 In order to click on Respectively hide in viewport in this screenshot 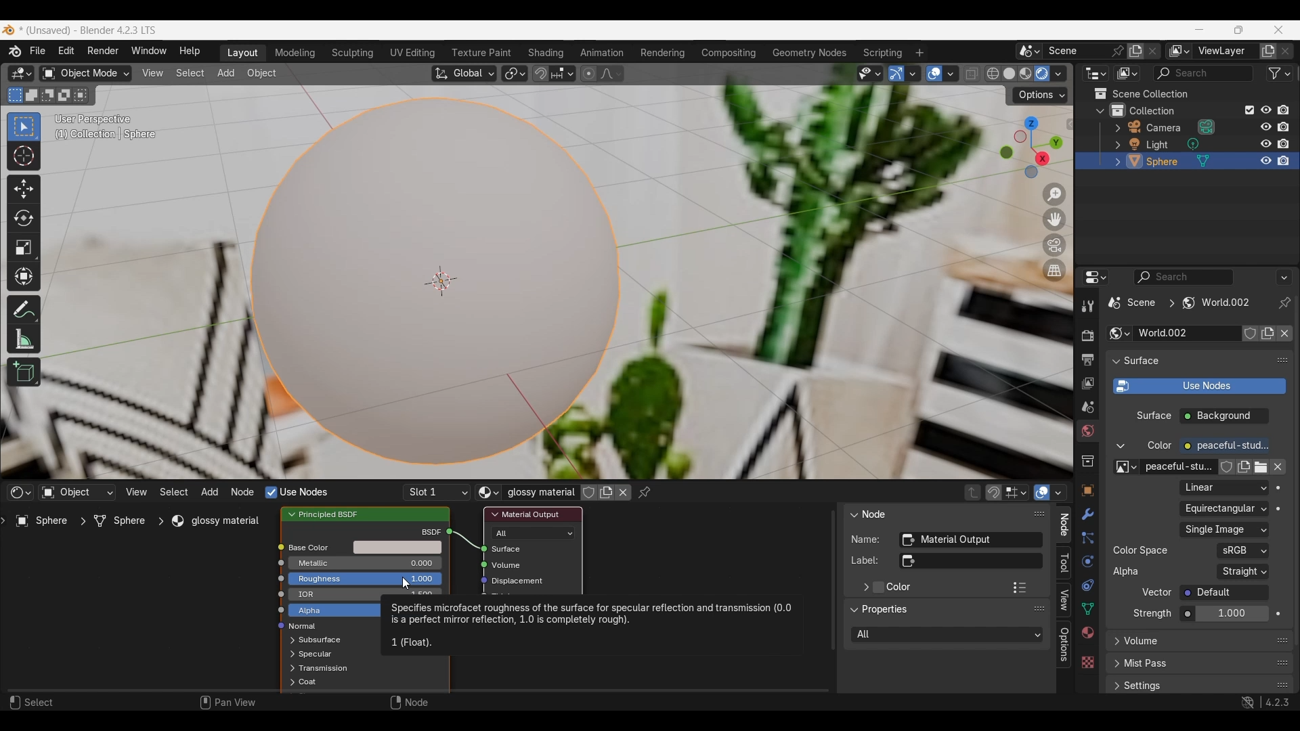, I will do `click(1265, 110)`.